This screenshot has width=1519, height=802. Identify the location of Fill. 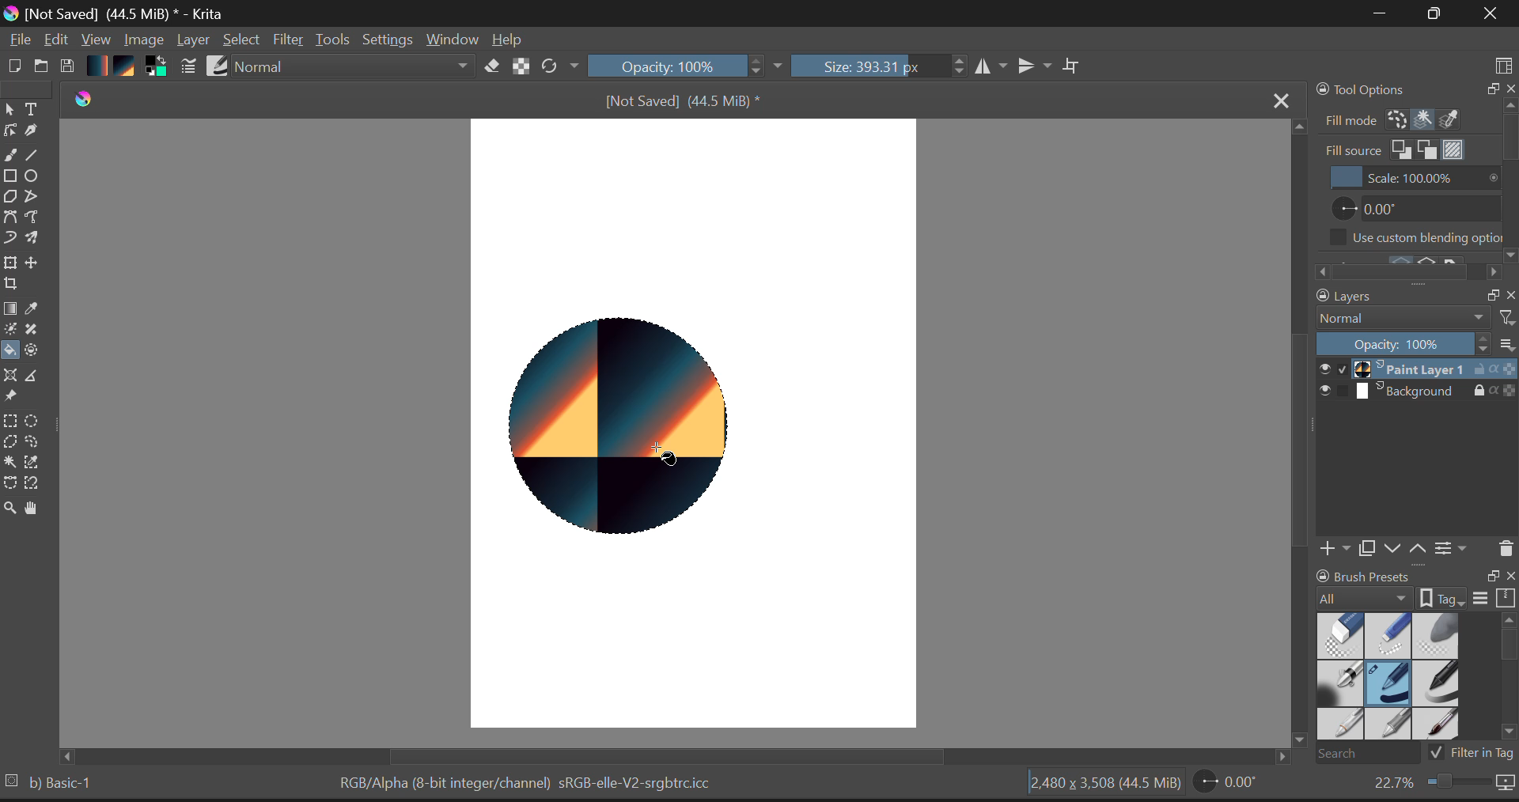
(11, 350).